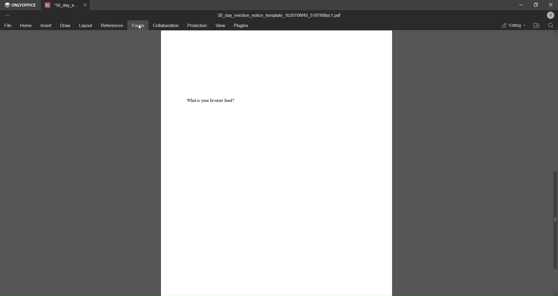 The width and height of the screenshot is (558, 296). What do you see at coordinates (555, 220) in the screenshot?
I see `scroll bar` at bounding box center [555, 220].